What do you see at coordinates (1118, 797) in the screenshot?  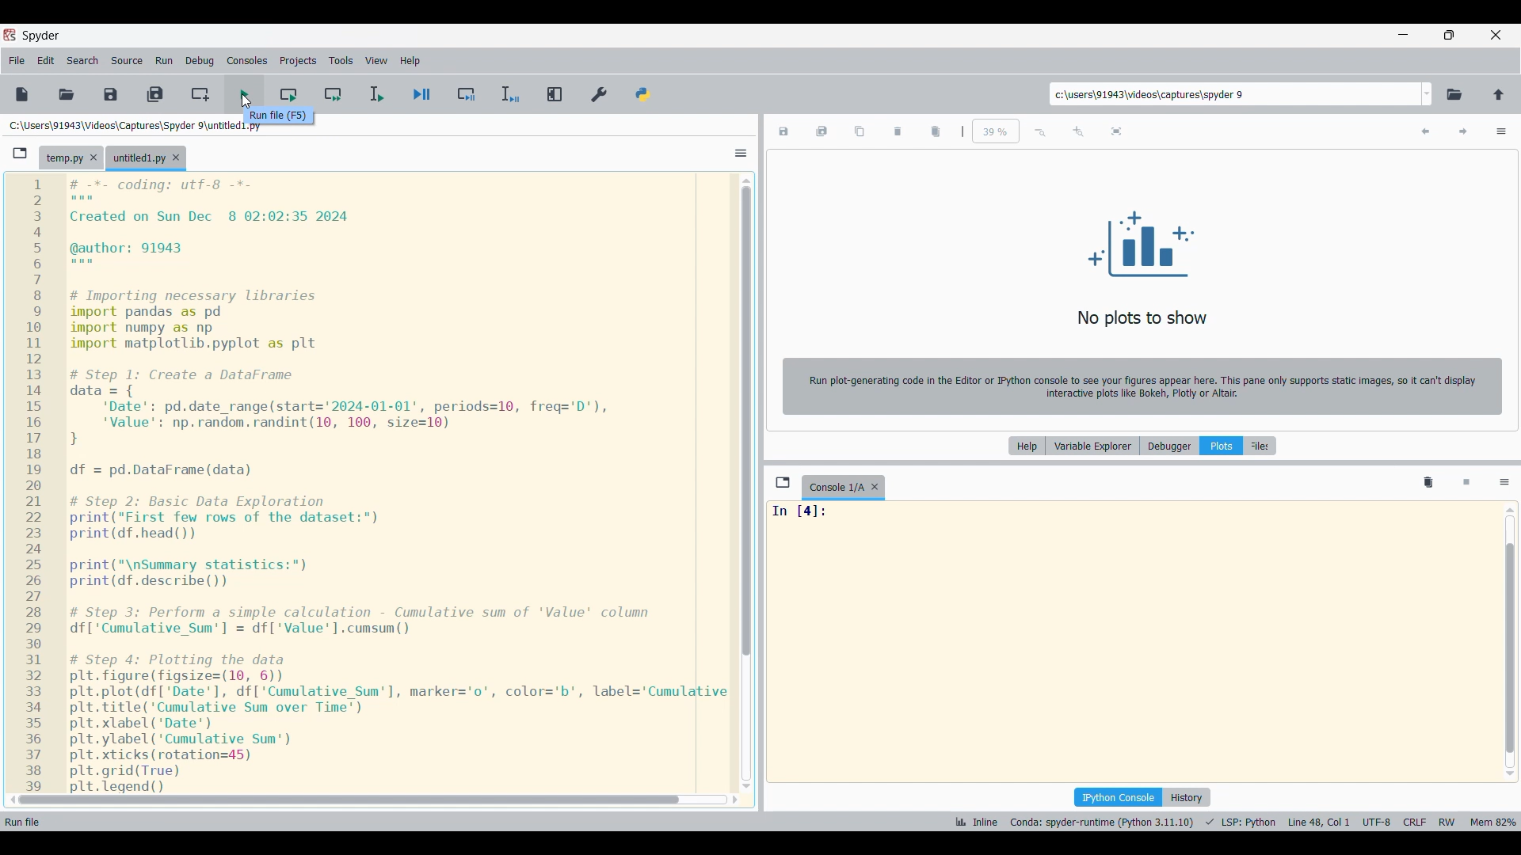 I see `IPython console` at bounding box center [1118, 797].